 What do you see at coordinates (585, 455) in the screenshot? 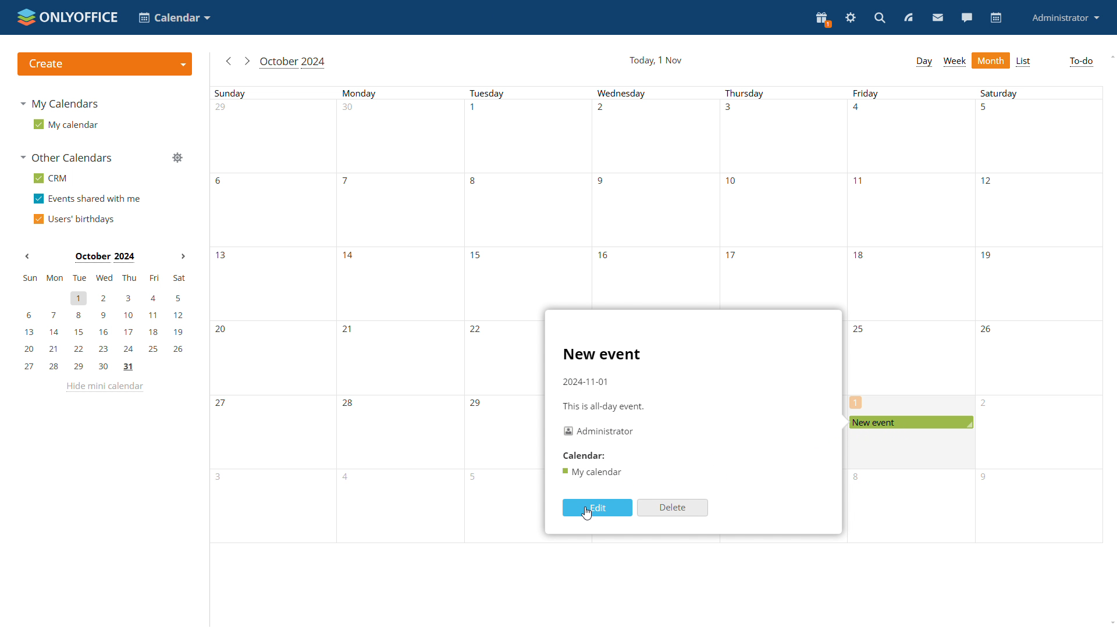
I see `` at bounding box center [585, 455].